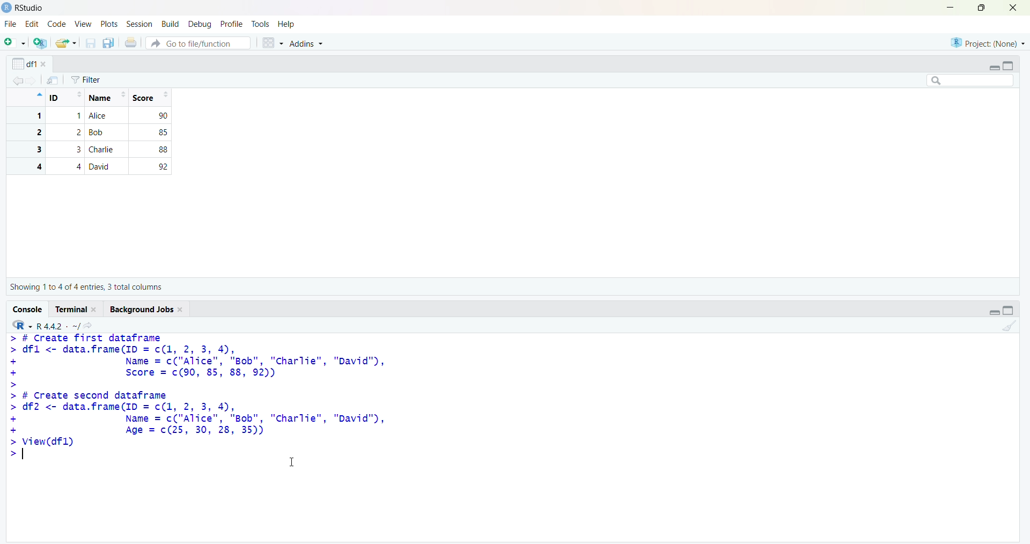  What do you see at coordinates (131, 42) in the screenshot?
I see `print` at bounding box center [131, 42].